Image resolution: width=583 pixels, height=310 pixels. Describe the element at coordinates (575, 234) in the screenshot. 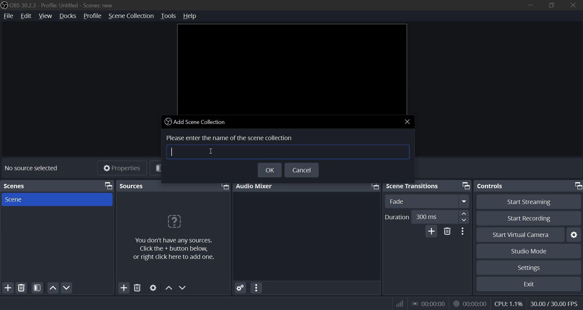

I see `settings` at that location.